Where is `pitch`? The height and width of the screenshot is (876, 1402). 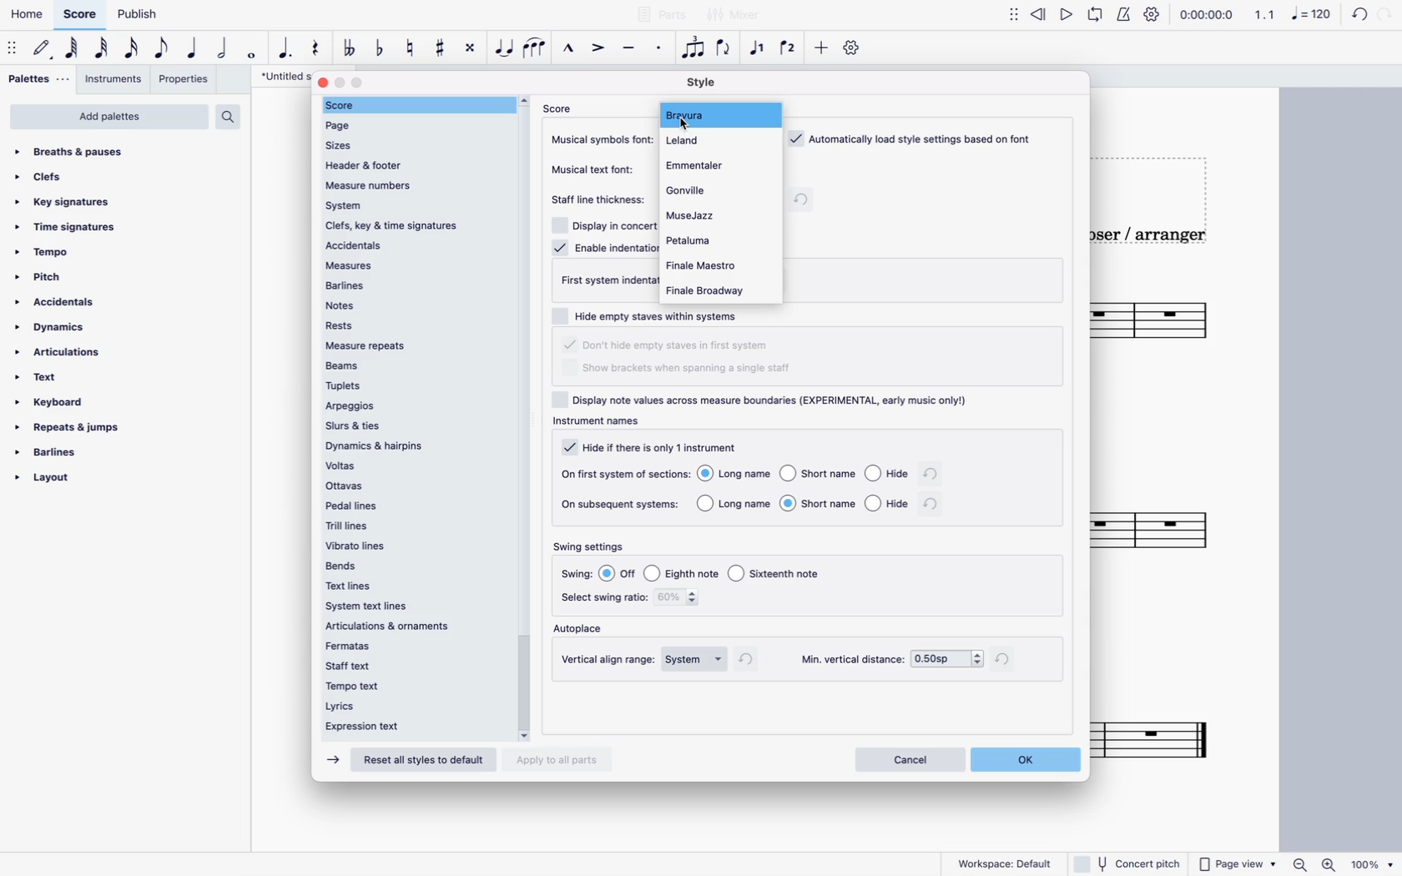
pitch is located at coordinates (59, 279).